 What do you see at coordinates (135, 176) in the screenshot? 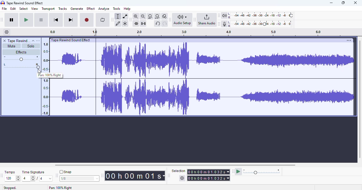
I see `audacity time ` at bounding box center [135, 176].